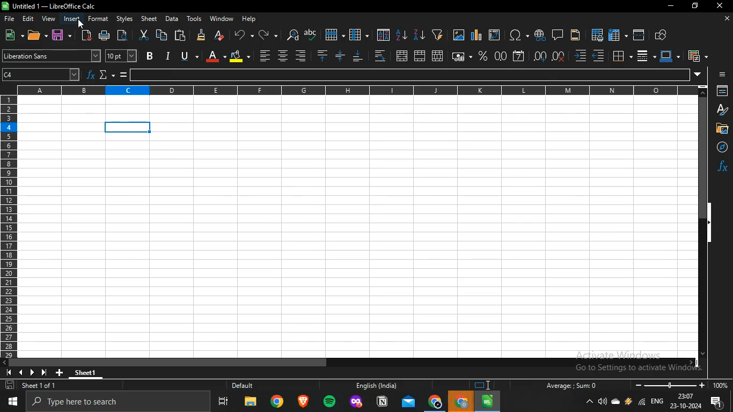 Image resolution: width=733 pixels, height=412 pixels. Describe the element at coordinates (435, 402) in the screenshot. I see `google chrome` at that location.